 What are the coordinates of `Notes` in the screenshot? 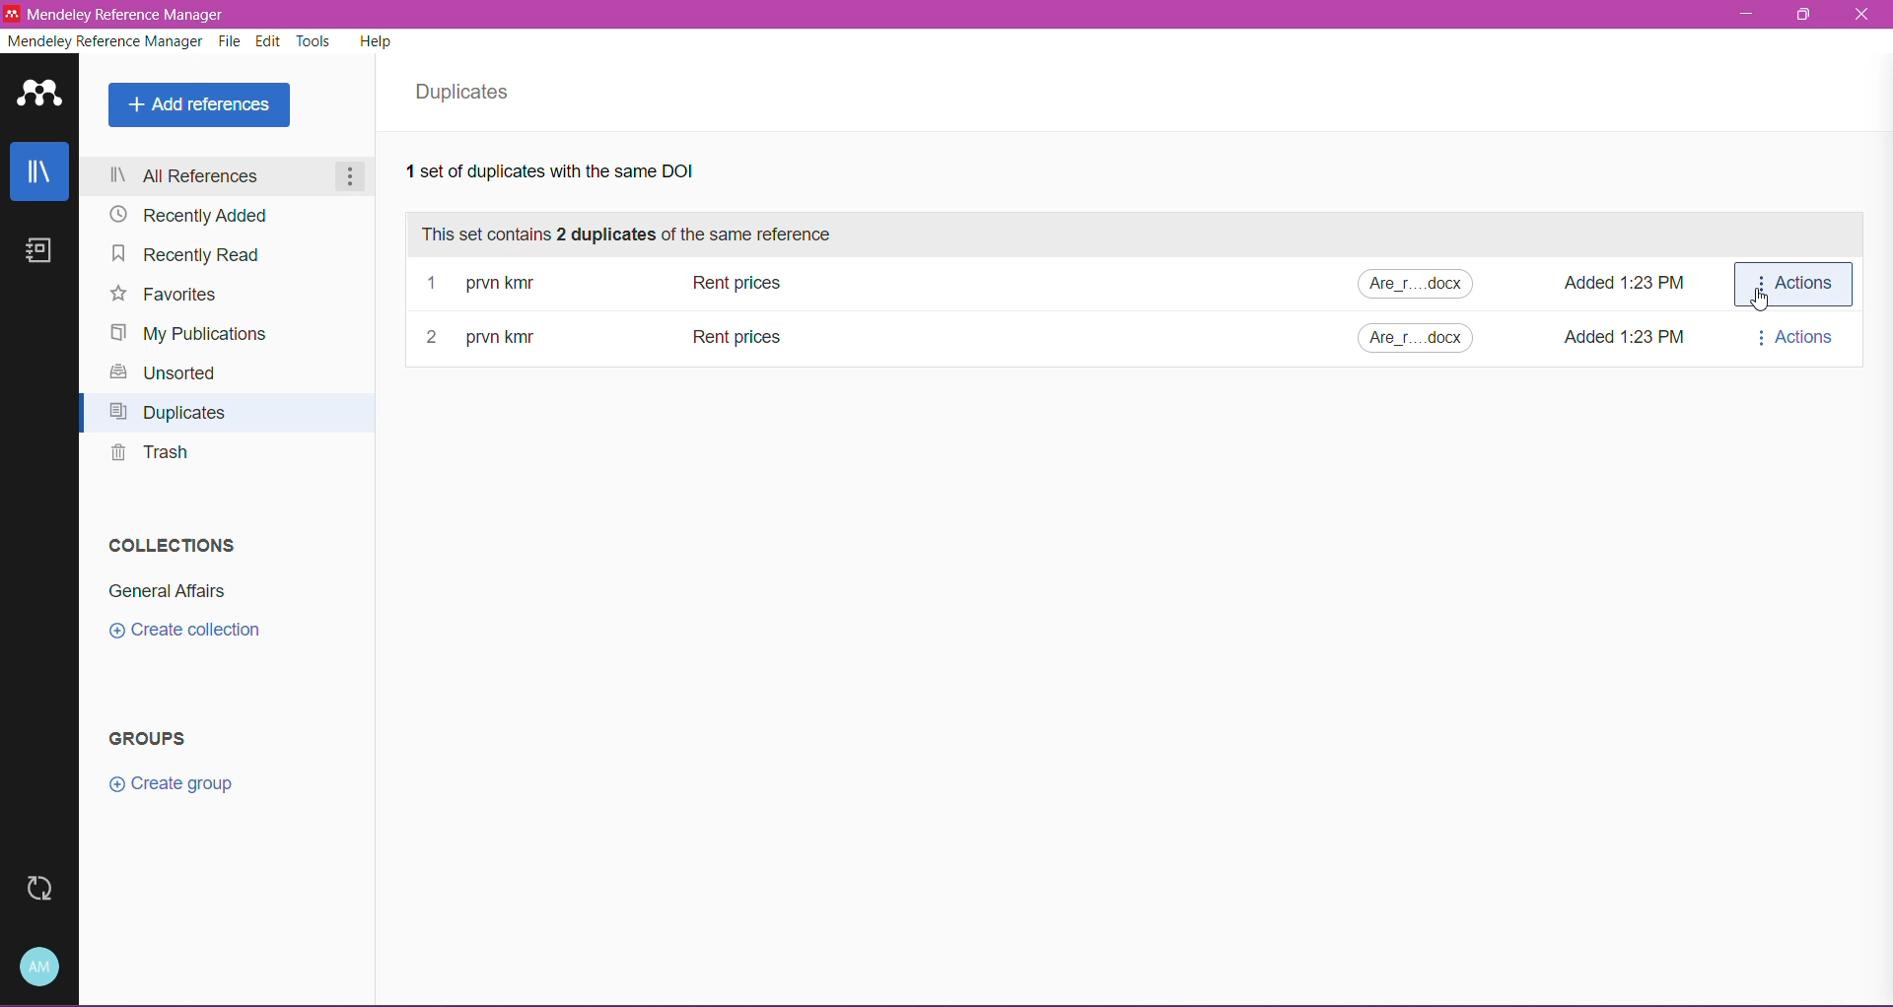 It's located at (44, 253).